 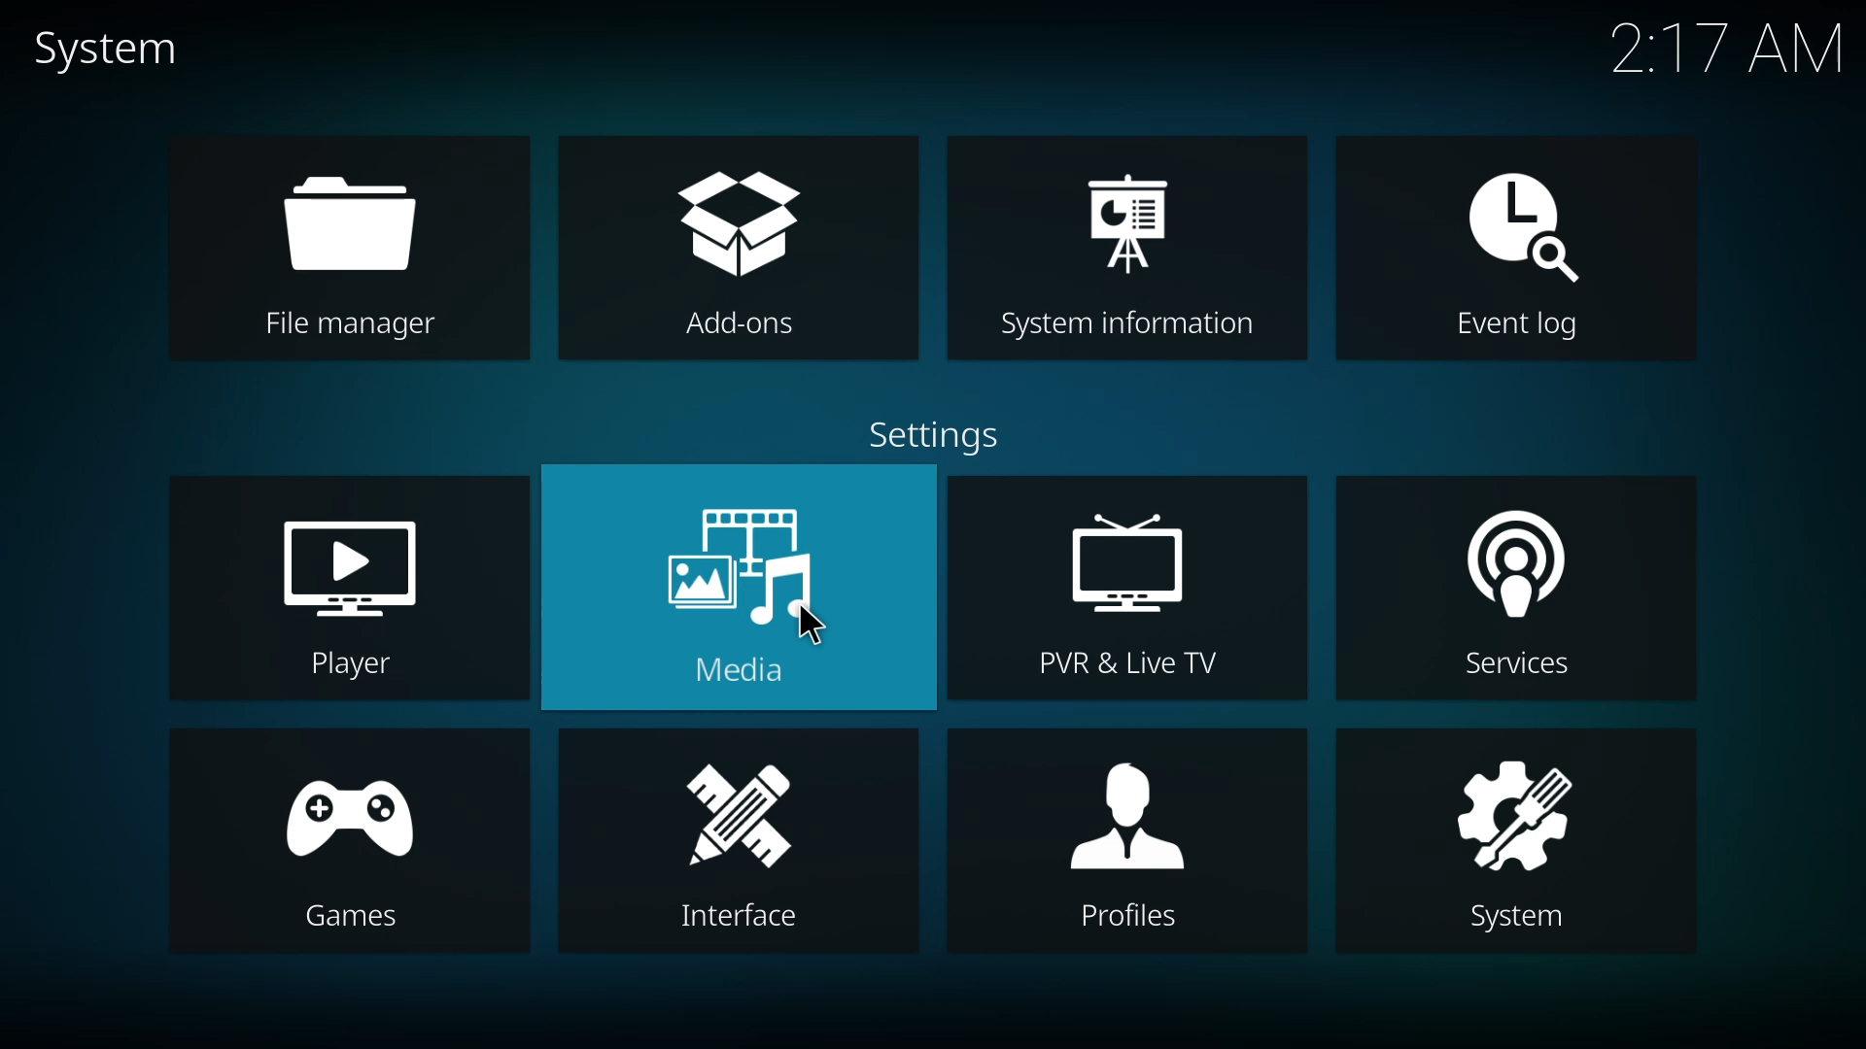 I want to click on system information, so click(x=1128, y=251).